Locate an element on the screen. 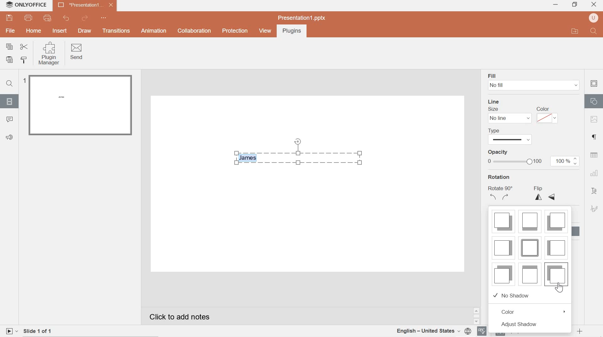 This screenshot has width=603, height=337. highlighted text is located at coordinates (251, 157).